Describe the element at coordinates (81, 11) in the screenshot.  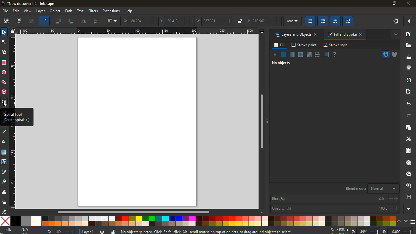
I see `text` at that location.